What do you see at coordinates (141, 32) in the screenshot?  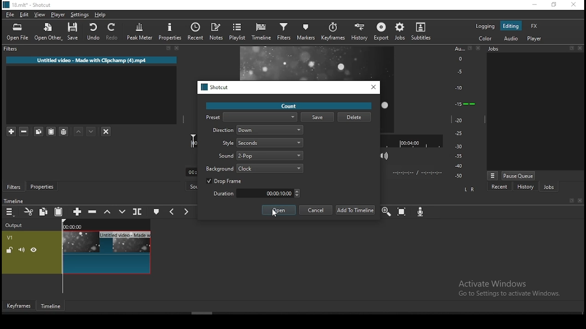 I see `peak meter` at bounding box center [141, 32].